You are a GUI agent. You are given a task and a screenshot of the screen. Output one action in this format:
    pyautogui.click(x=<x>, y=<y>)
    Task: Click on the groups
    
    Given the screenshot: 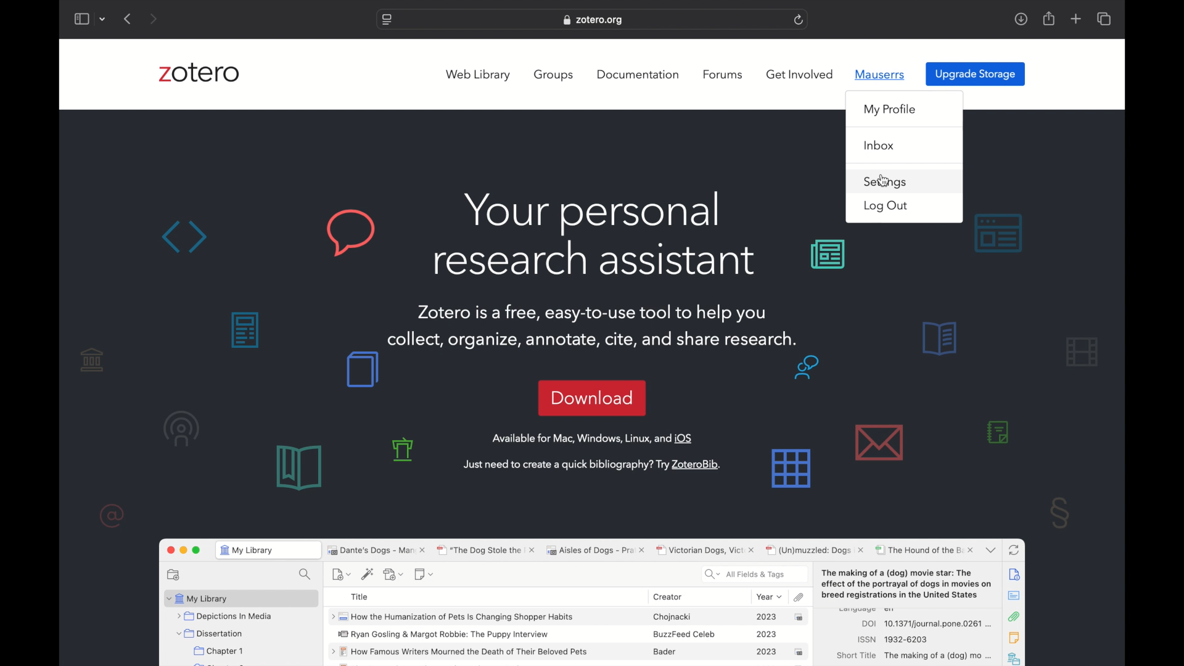 What is the action you would take?
    pyautogui.click(x=554, y=75)
    